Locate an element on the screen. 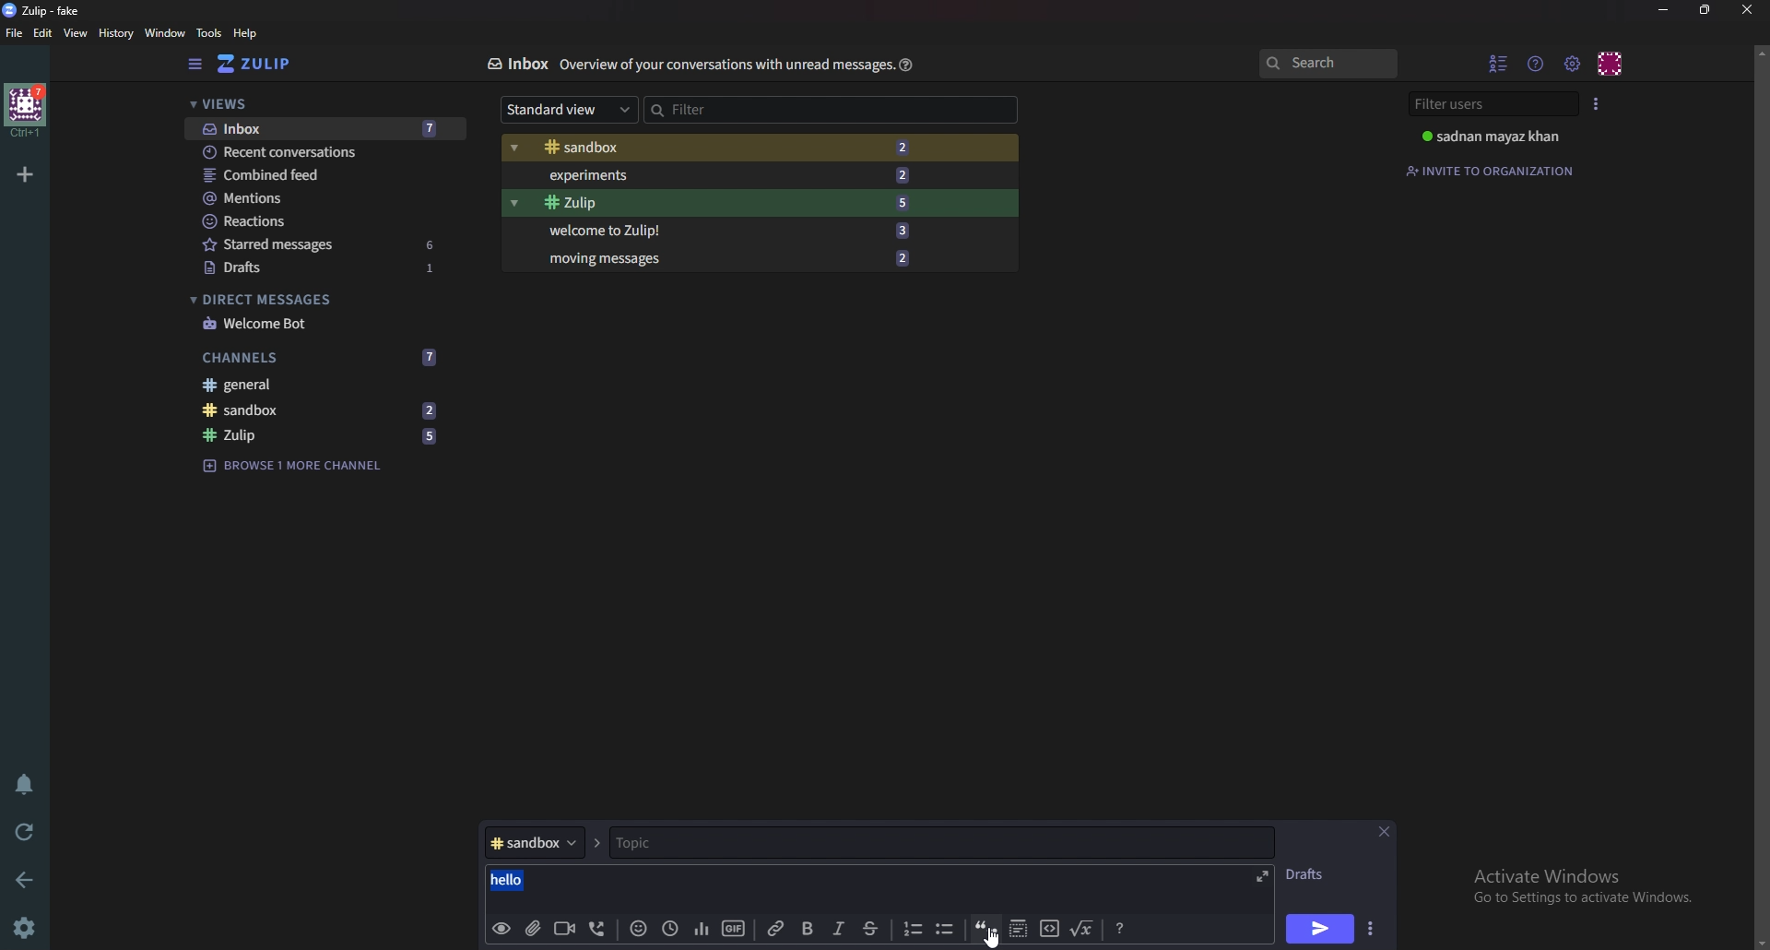 This screenshot has width=1770, height=950. sadnan mayaz khan is located at coordinates (1493, 138).